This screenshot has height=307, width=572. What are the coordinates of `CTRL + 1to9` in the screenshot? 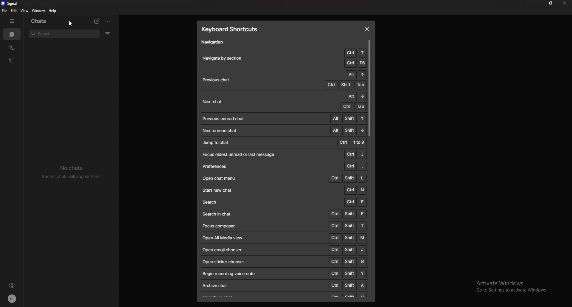 It's located at (352, 142).